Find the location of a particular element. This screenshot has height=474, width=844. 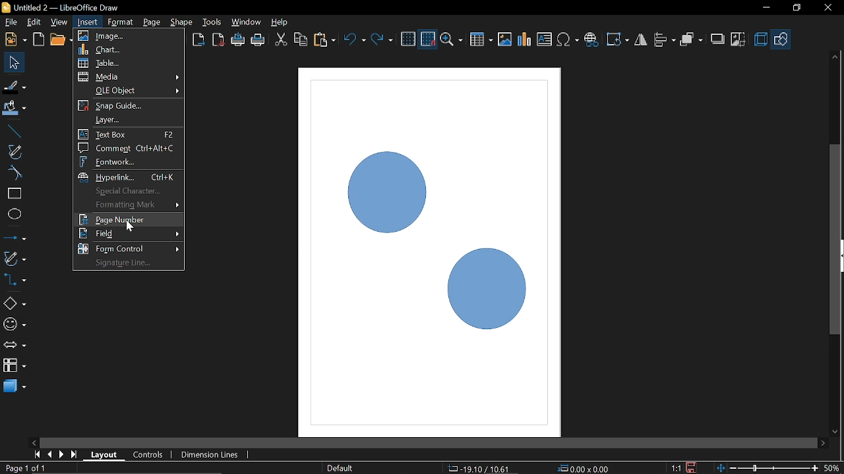

Align is located at coordinates (665, 40).